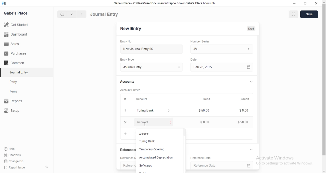  Describe the element at coordinates (218, 166) in the screenshot. I see `Reference Date` at that location.